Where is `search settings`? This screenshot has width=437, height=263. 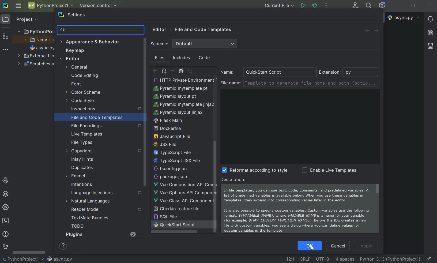 search settings is located at coordinates (101, 30).